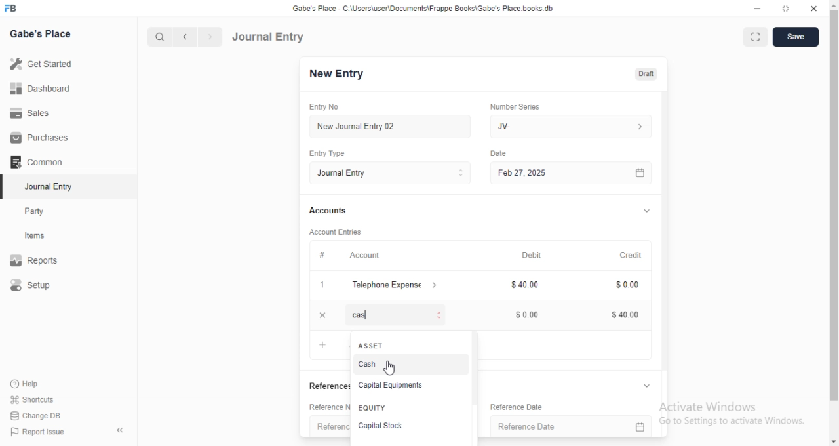  I want to click on Accounts, so click(332, 211).